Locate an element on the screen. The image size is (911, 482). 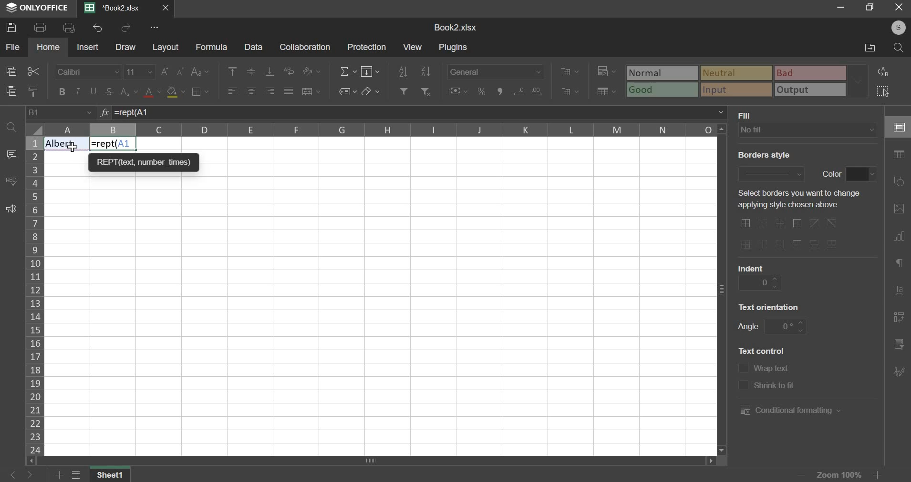
text is located at coordinates (773, 308).